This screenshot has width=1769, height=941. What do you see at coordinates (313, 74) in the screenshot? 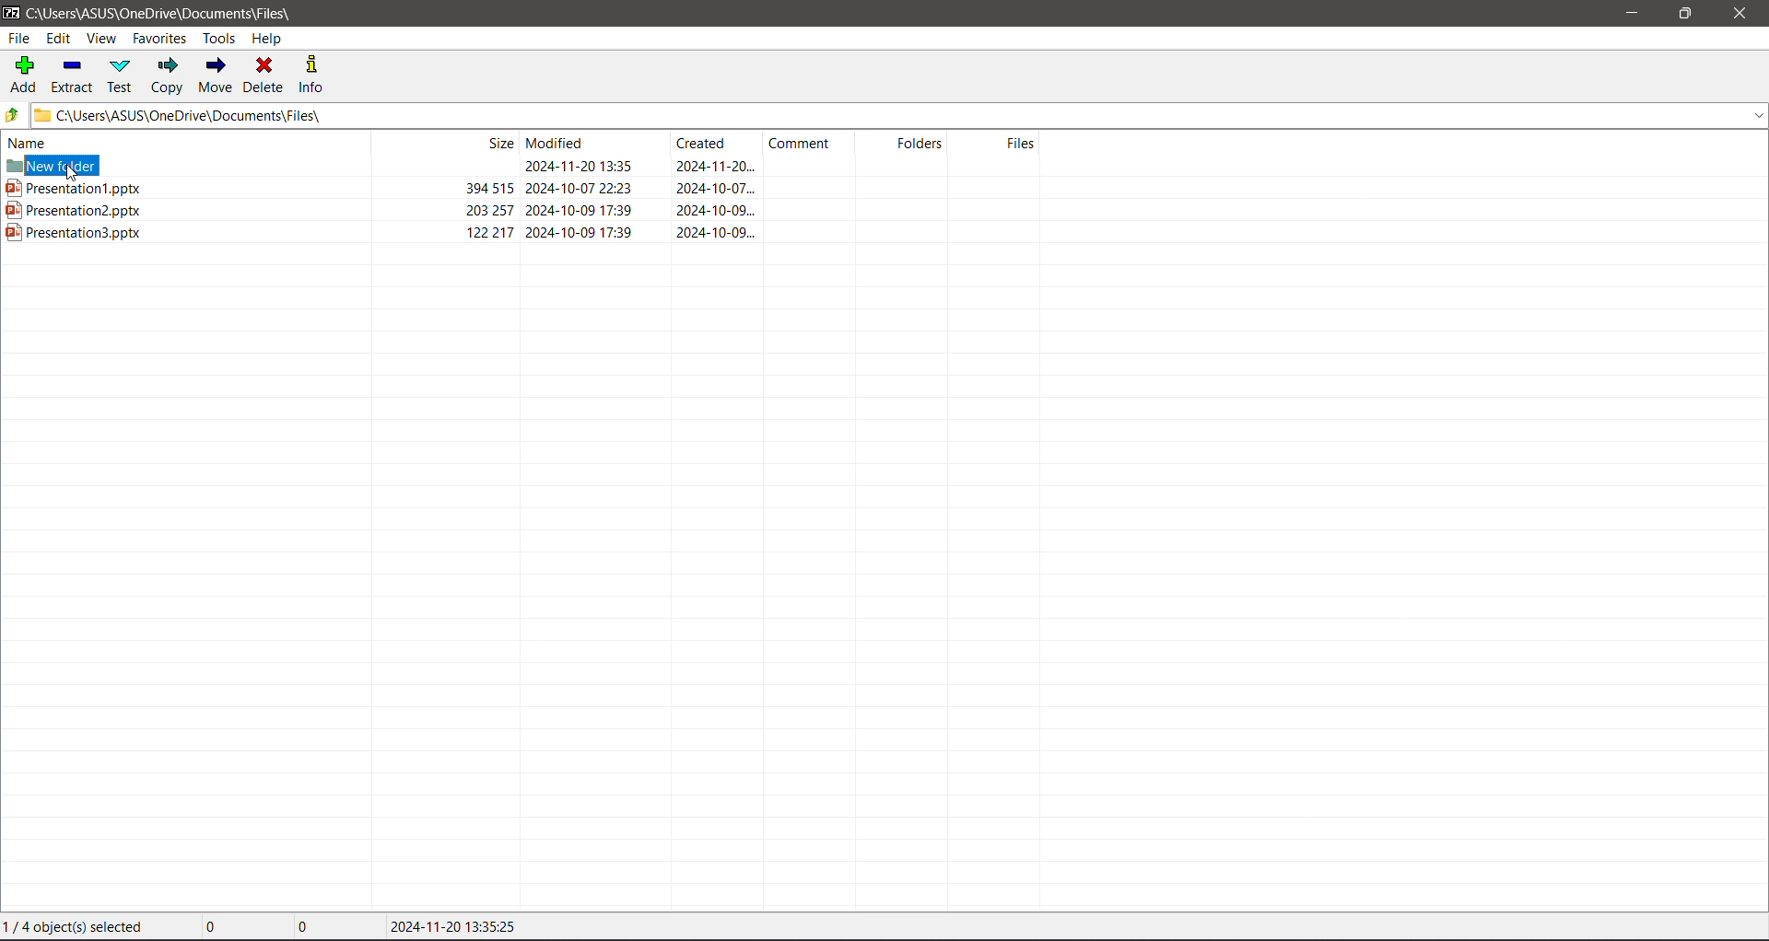
I see `Info` at bounding box center [313, 74].